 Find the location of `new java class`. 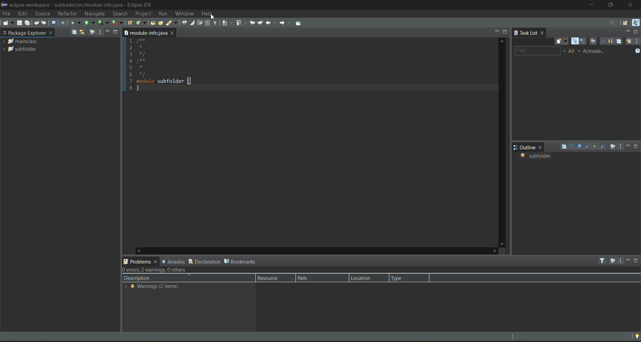

new java class is located at coordinates (142, 23).